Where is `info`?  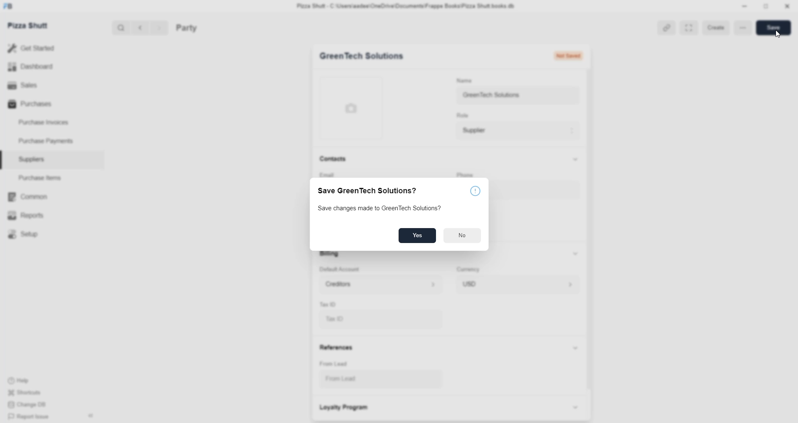 info is located at coordinates (475, 190).